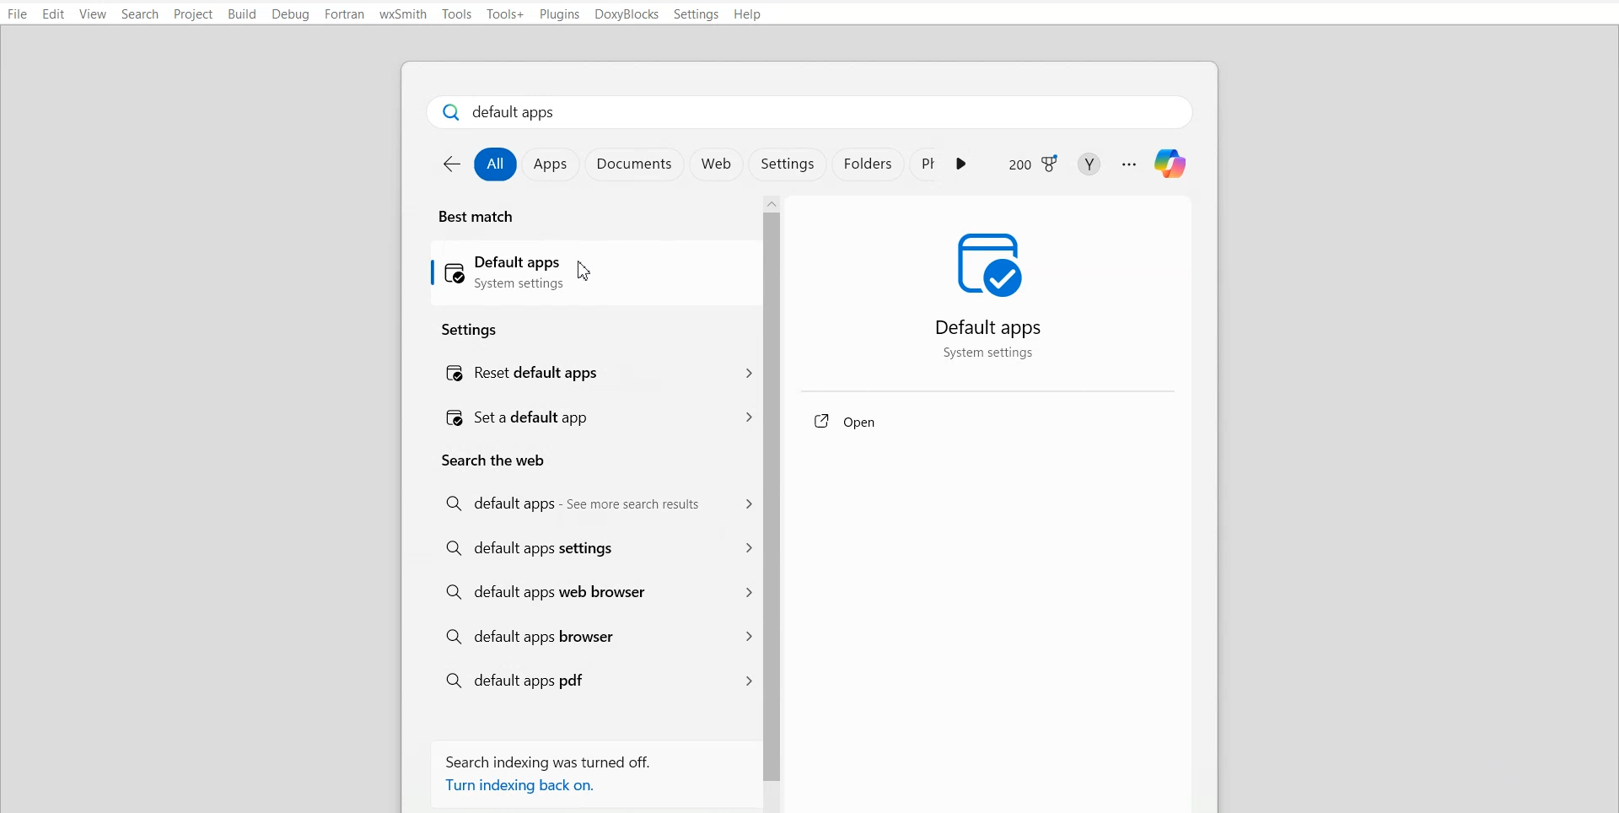 The width and height of the screenshot is (1619, 813). What do you see at coordinates (92, 14) in the screenshot?
I see `View` at bounding box center [92, 14].